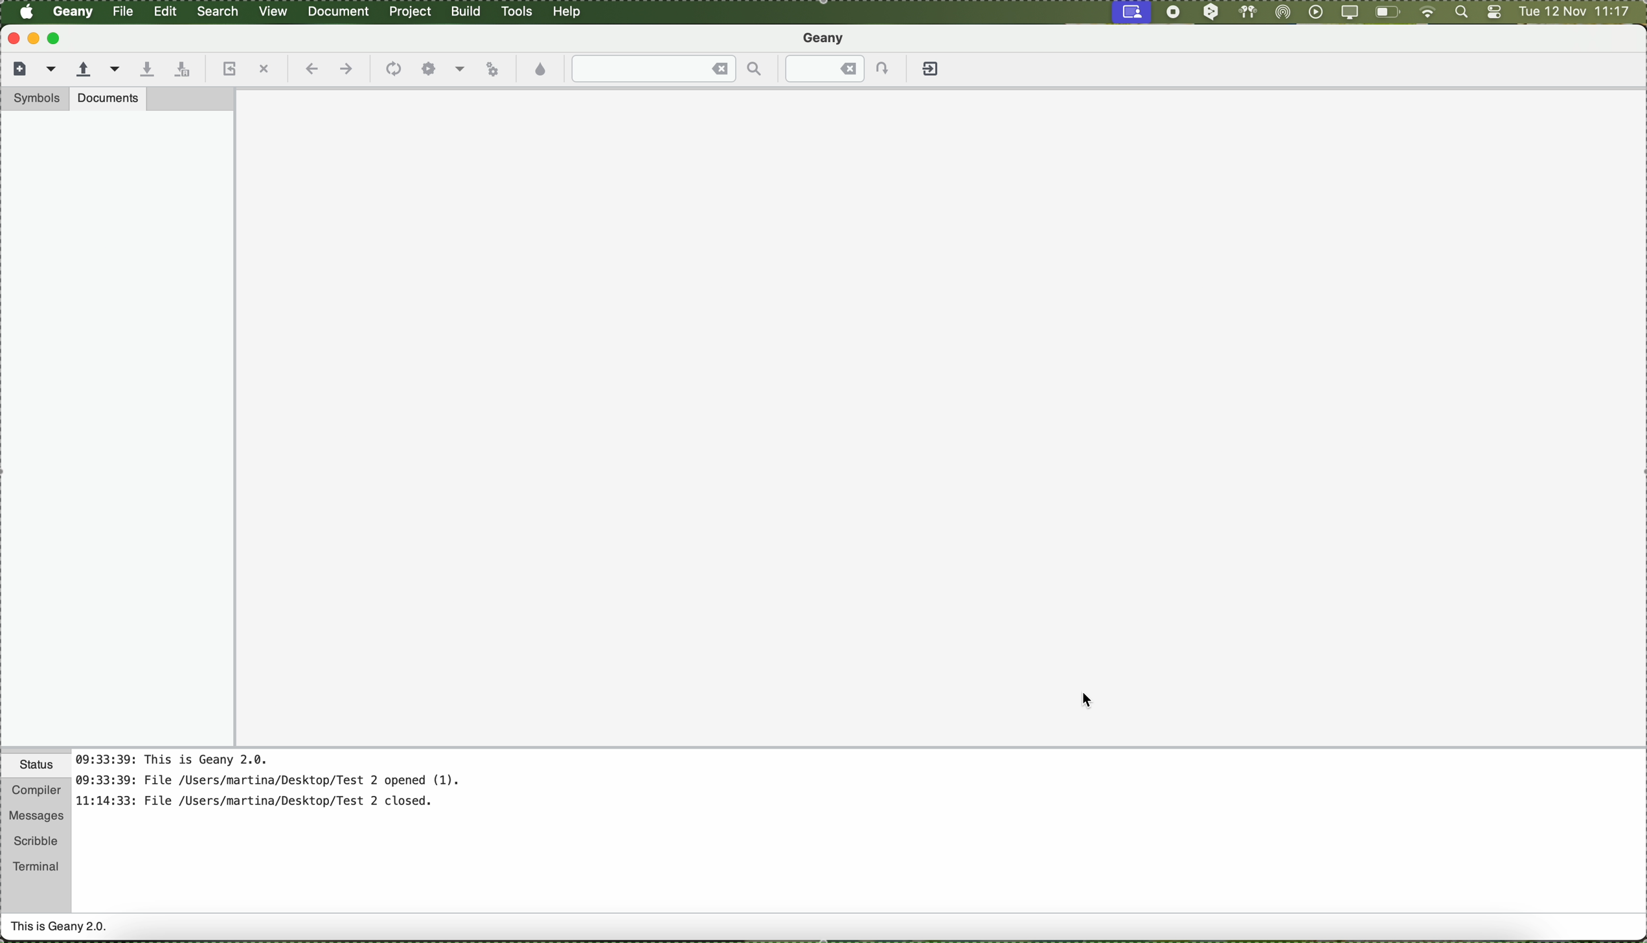 This screenshot has height=943, width=1647. What do you see at coordinates (84, 70) in the screenshot?
I see `open an existing file` at bounding box center [84, 70].